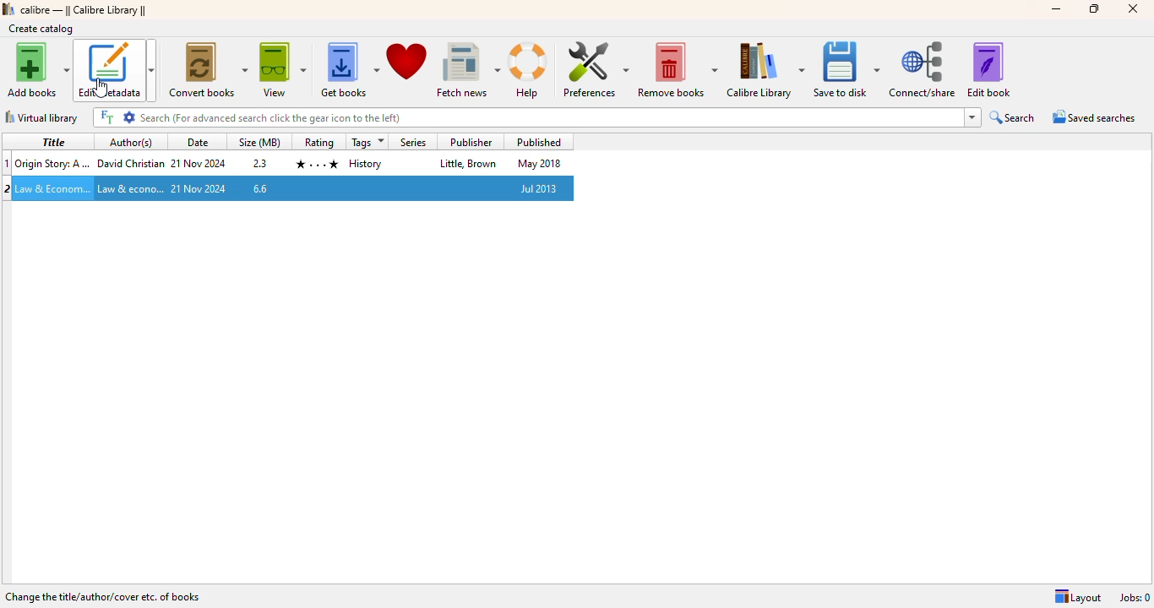  I want to click on author(s), so click(132, 142).